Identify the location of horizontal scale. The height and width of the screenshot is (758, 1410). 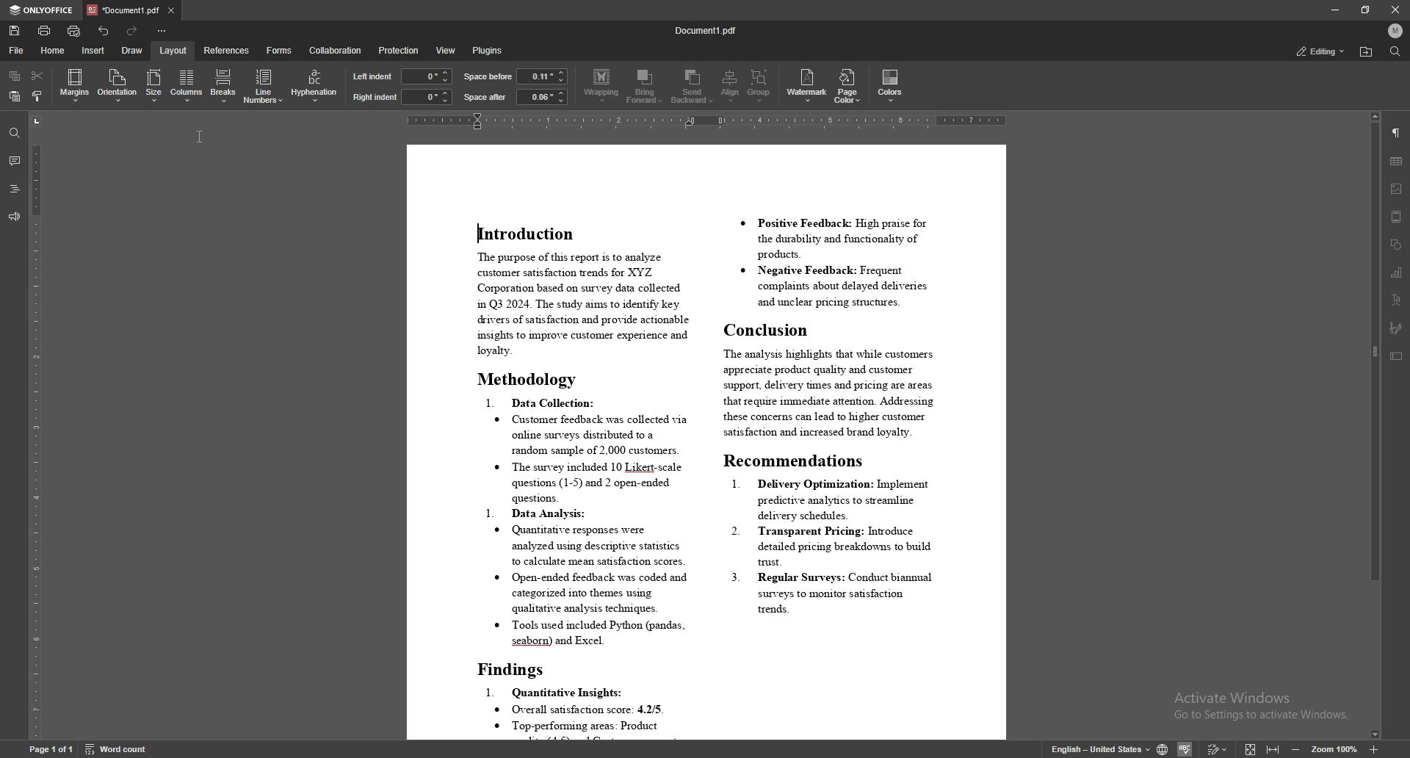
(704, 120).